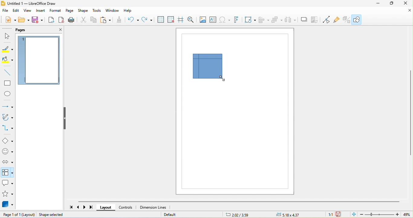  Describe the element at coordinates (11, 215) in the screenshot. I see `page 1 of 1` at that location.